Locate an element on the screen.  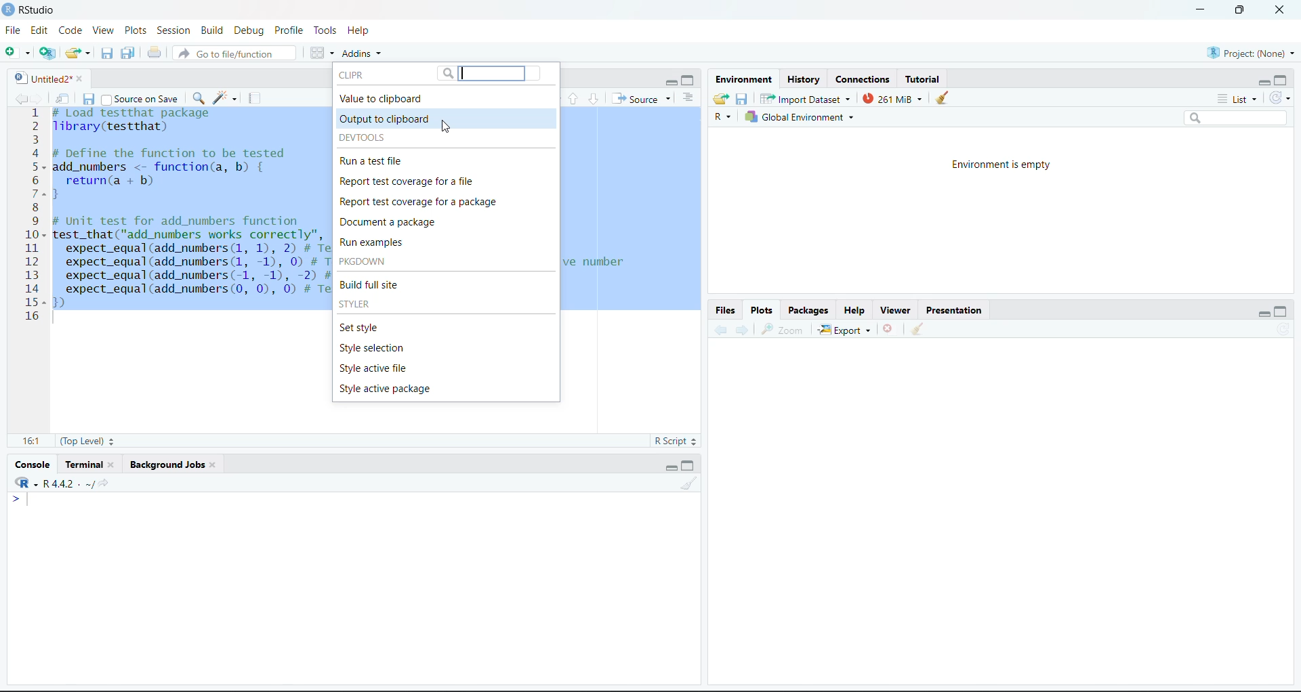
Help is located at coordinates (358, 30).